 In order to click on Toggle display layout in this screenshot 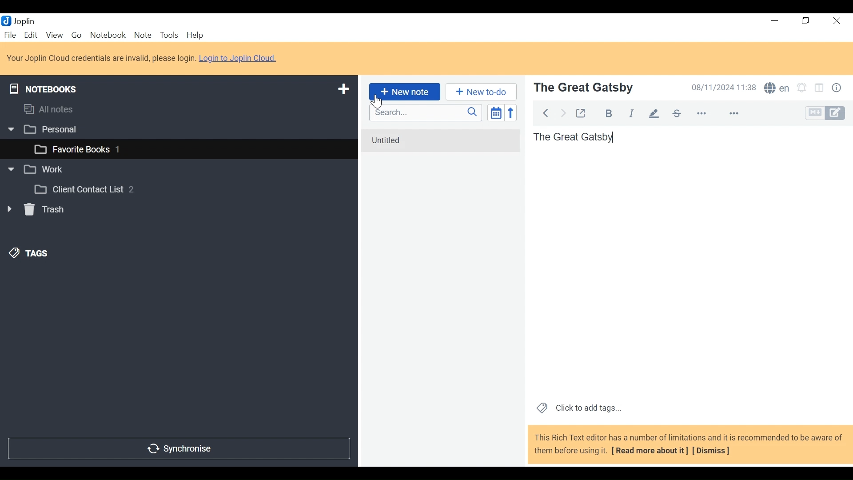, I will do `click(819, 88)`.